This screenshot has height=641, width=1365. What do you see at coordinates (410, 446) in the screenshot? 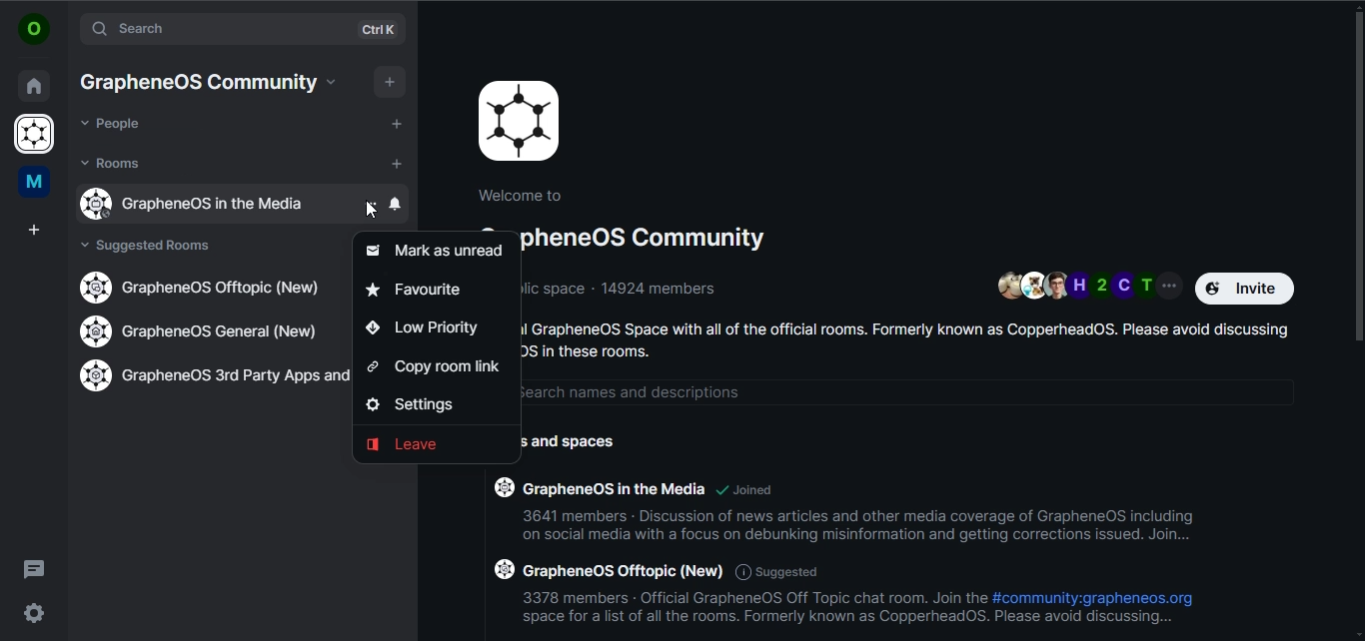
I see `leave` at bounding box center [410, 446].